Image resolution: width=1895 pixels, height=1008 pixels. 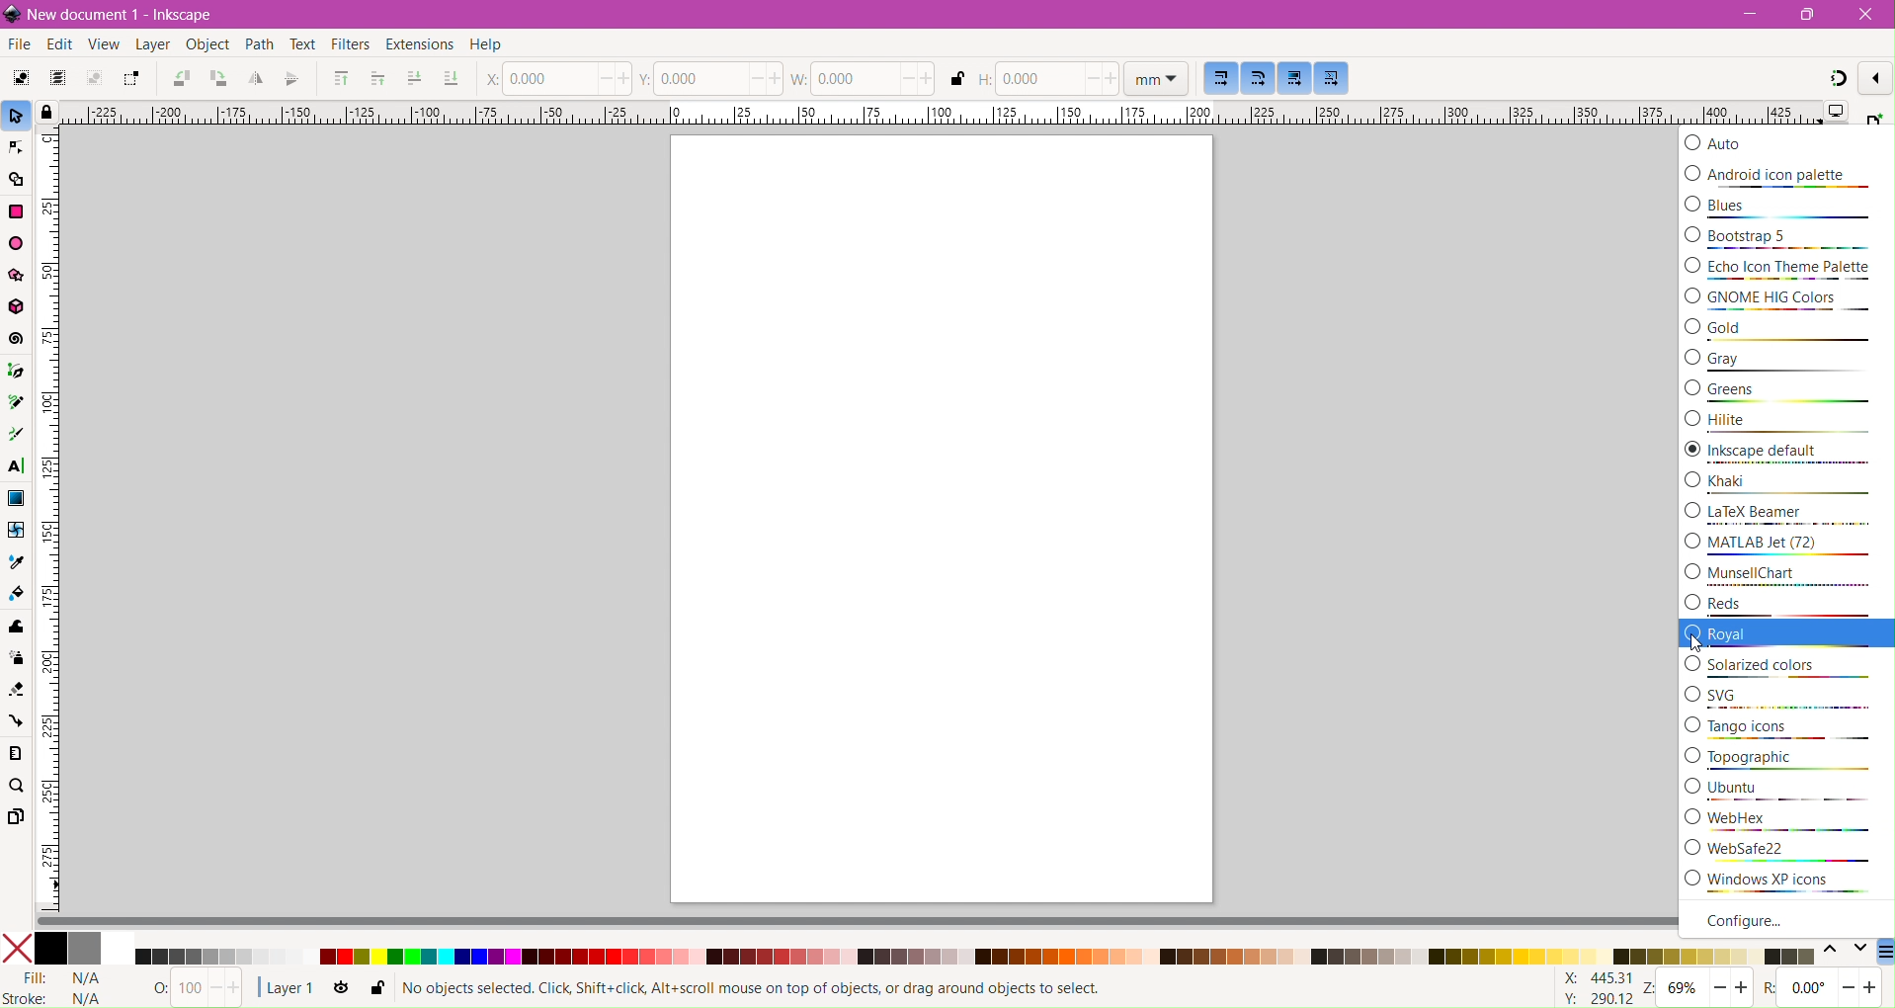 I want to click on Zoom Tool, so click(x=20, y=788).